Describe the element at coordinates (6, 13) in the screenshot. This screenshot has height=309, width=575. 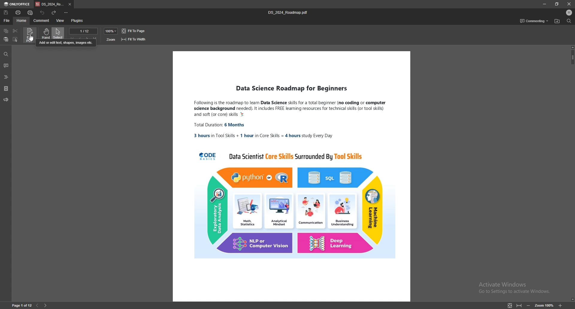
I see `save` at that location.